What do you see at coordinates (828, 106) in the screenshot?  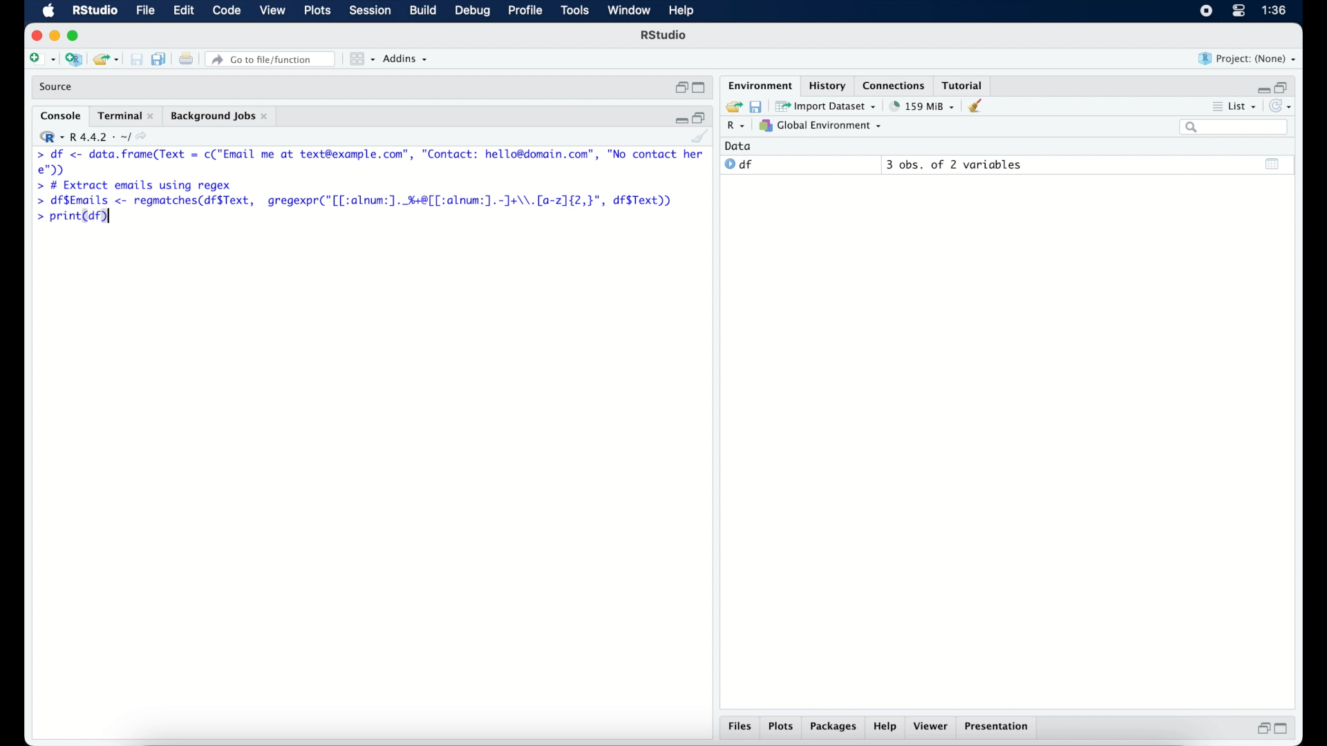 I see `import dataset` at bounding box center [828, 106].